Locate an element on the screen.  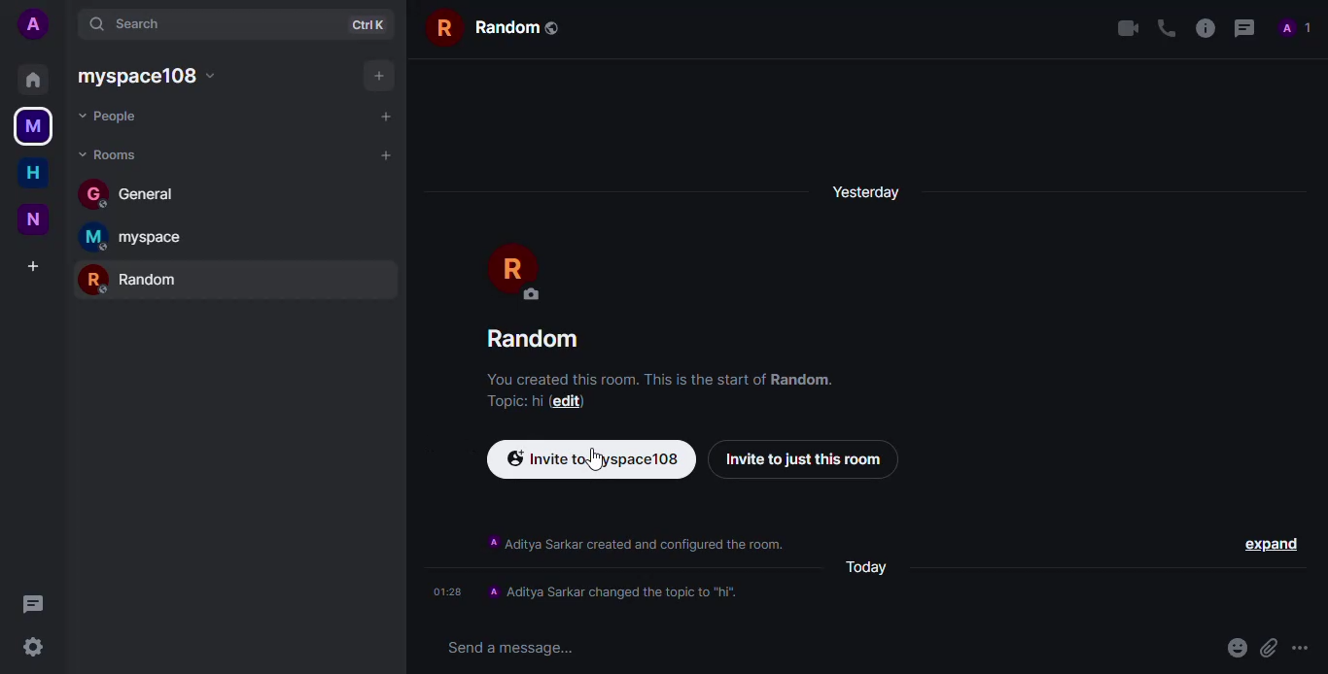
expand is located at coordinates (1270, 543).